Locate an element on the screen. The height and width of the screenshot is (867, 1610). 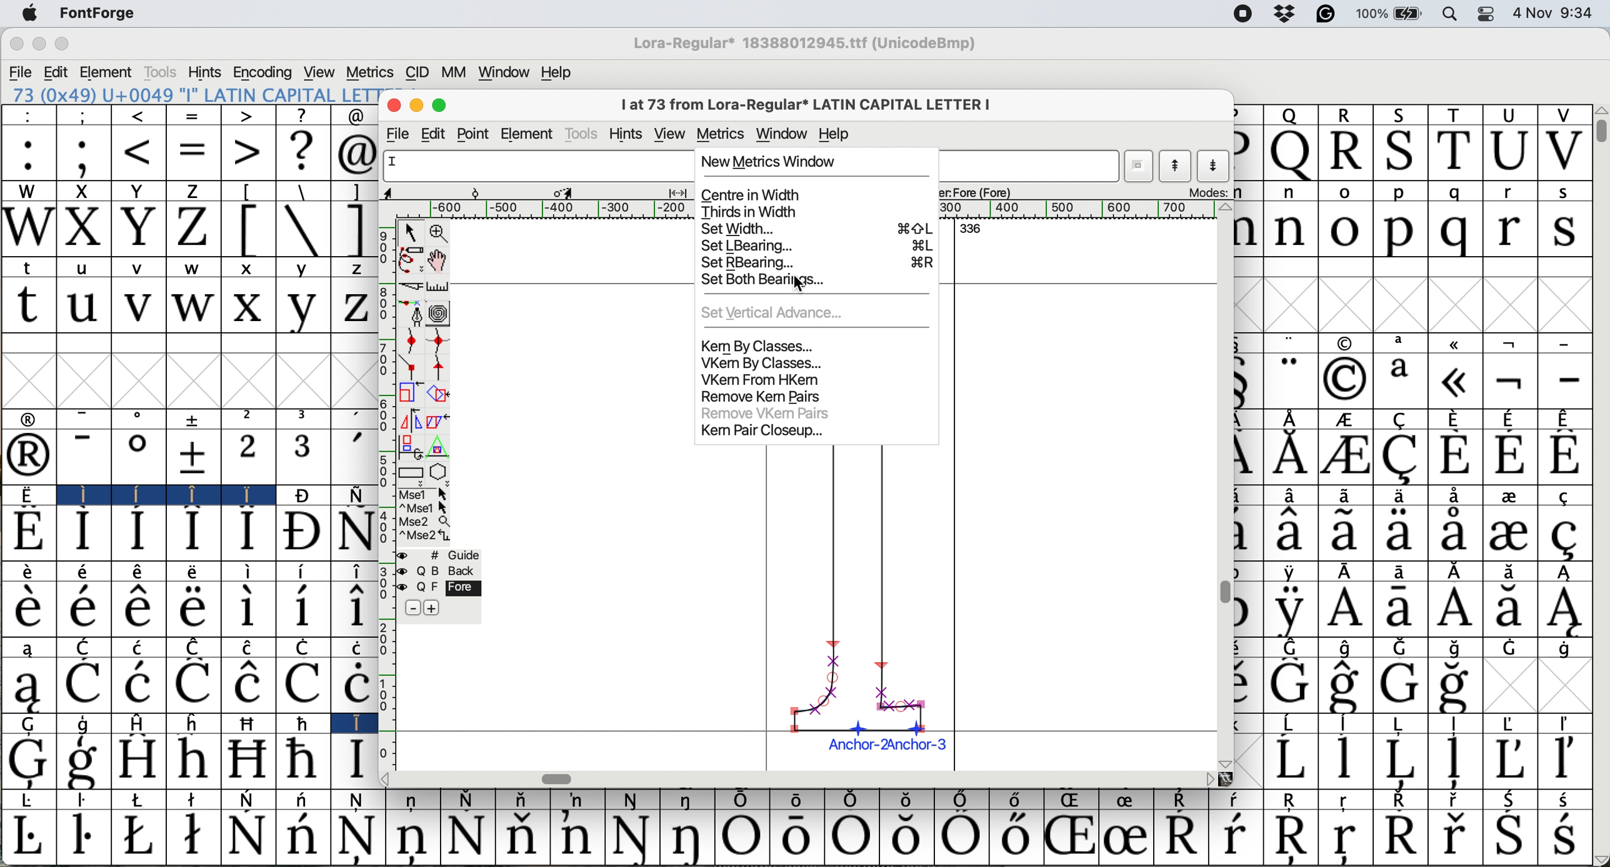
 is located at coordinates (406, 587).